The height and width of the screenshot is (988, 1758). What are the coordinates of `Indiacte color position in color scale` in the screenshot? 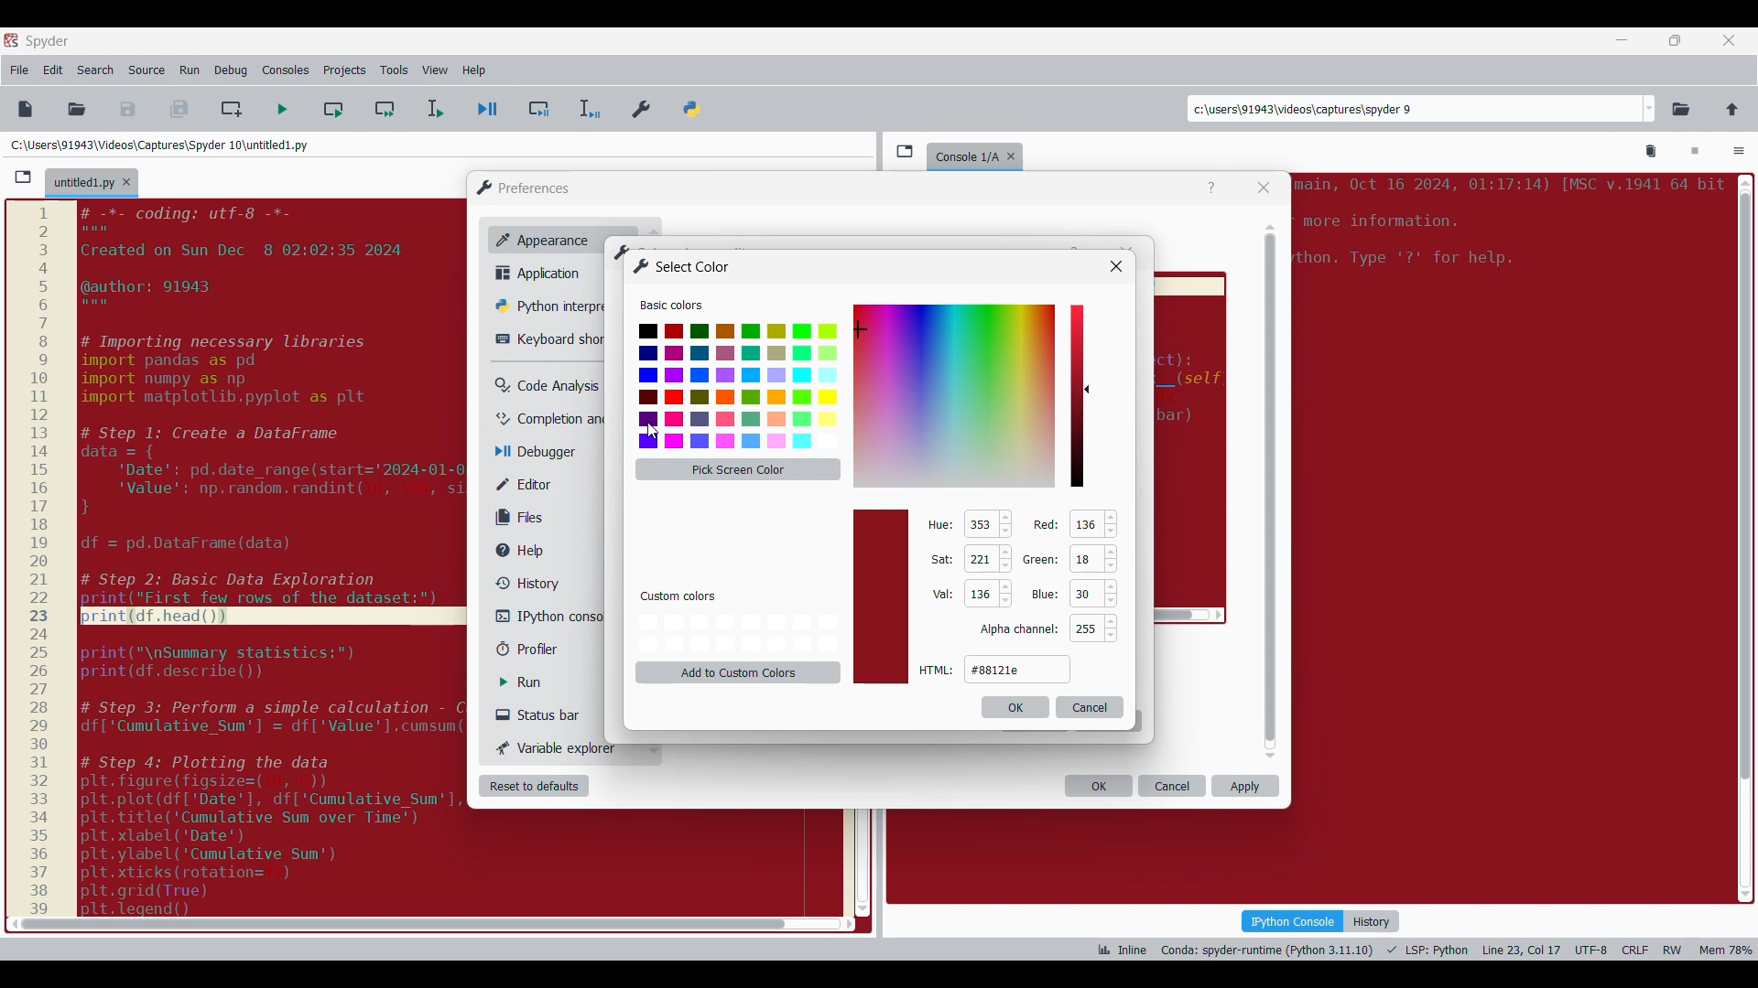 It's located at (1090, 389).